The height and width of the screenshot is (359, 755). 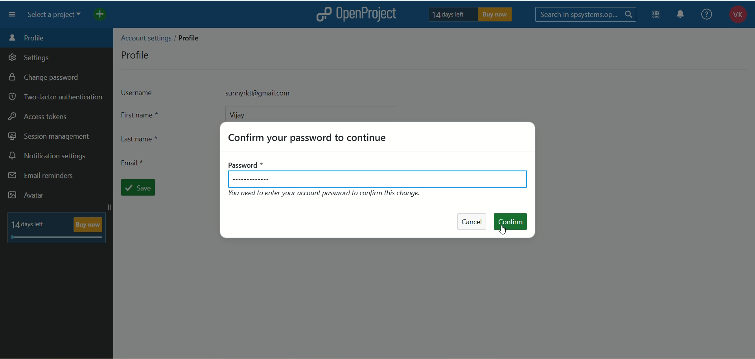 What do you see at coordinates (261, 165) in the screenshot?
I see `password` at bounding box center [261, 165].